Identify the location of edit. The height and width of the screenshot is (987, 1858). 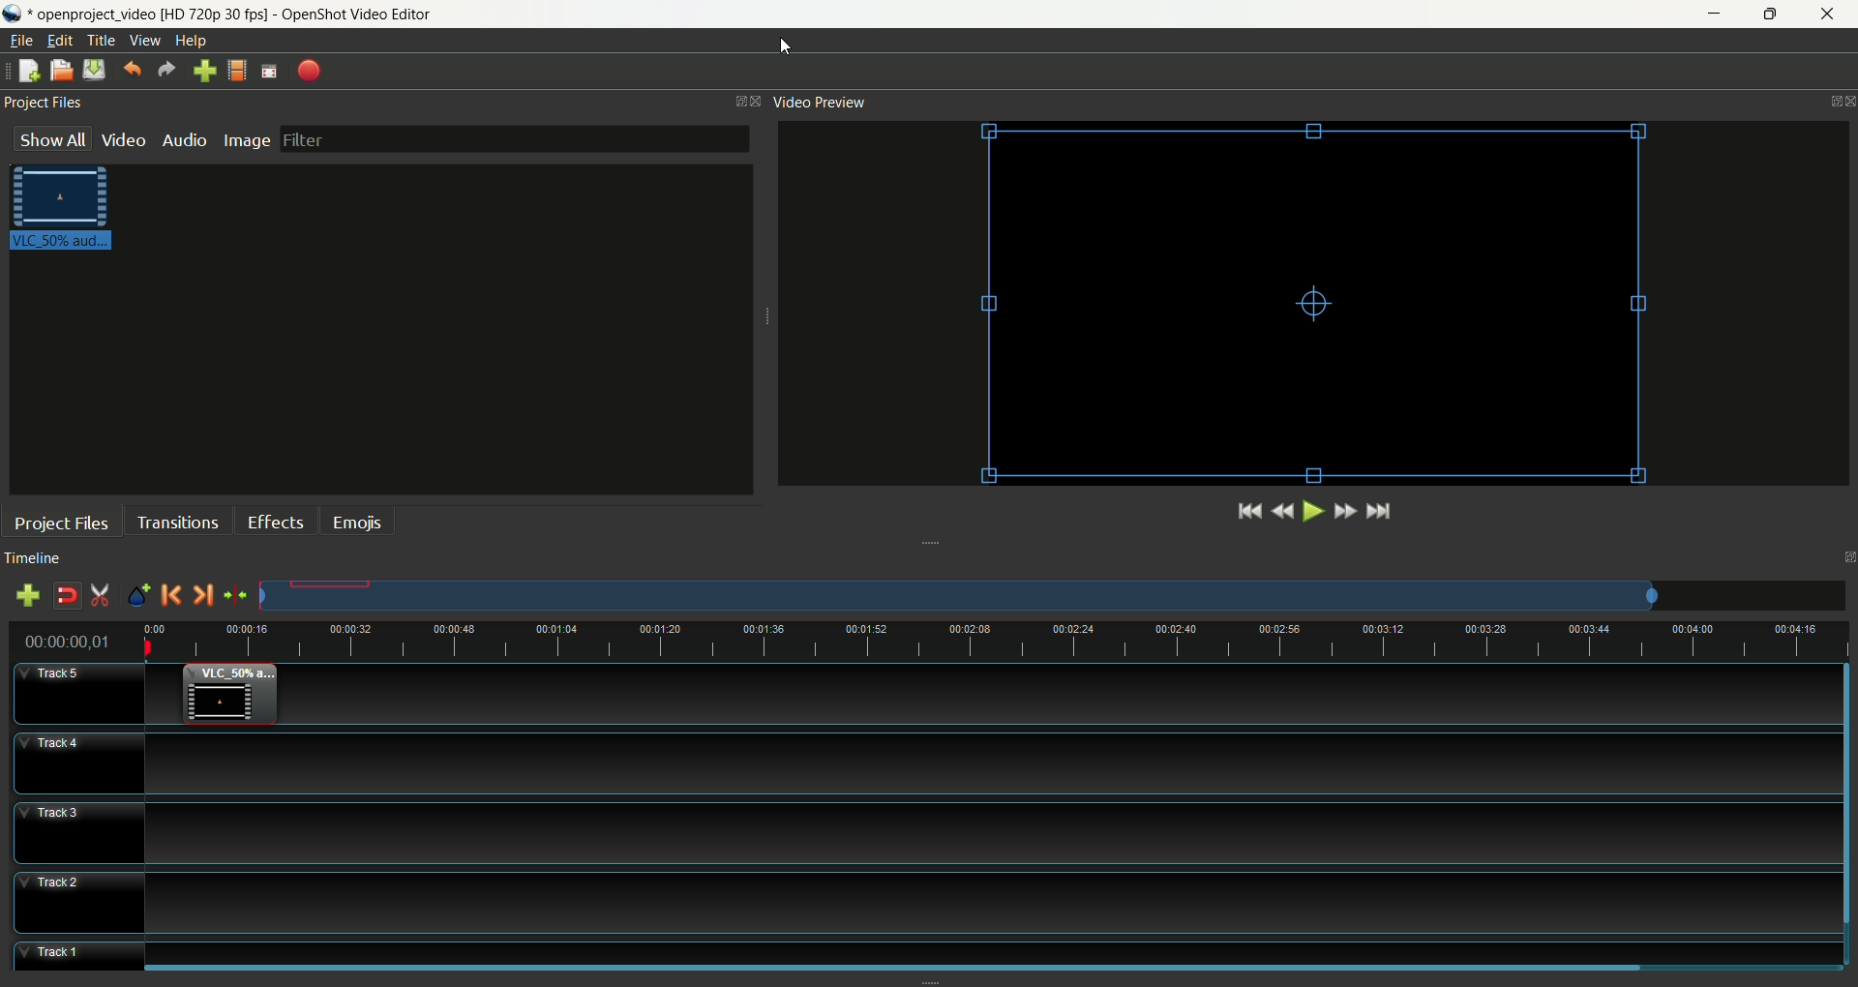
(59, 40).